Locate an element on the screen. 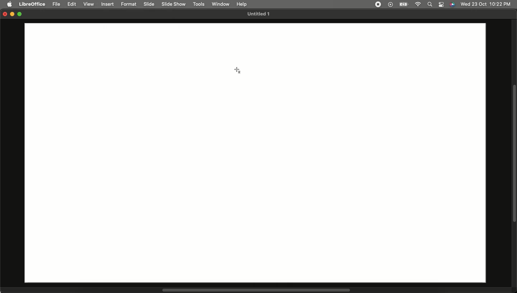  Untitled 1 is located at coordinates (257, 14).